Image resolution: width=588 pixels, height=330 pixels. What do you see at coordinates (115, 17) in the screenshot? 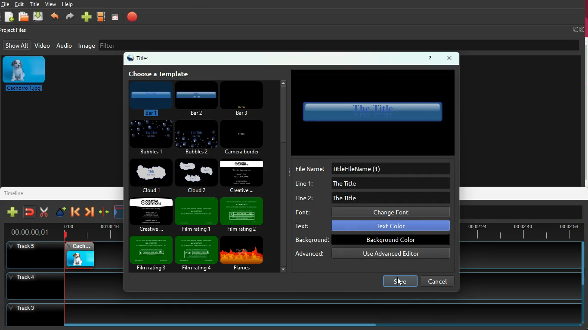
I see `focus` at bounding box center [115, 17].